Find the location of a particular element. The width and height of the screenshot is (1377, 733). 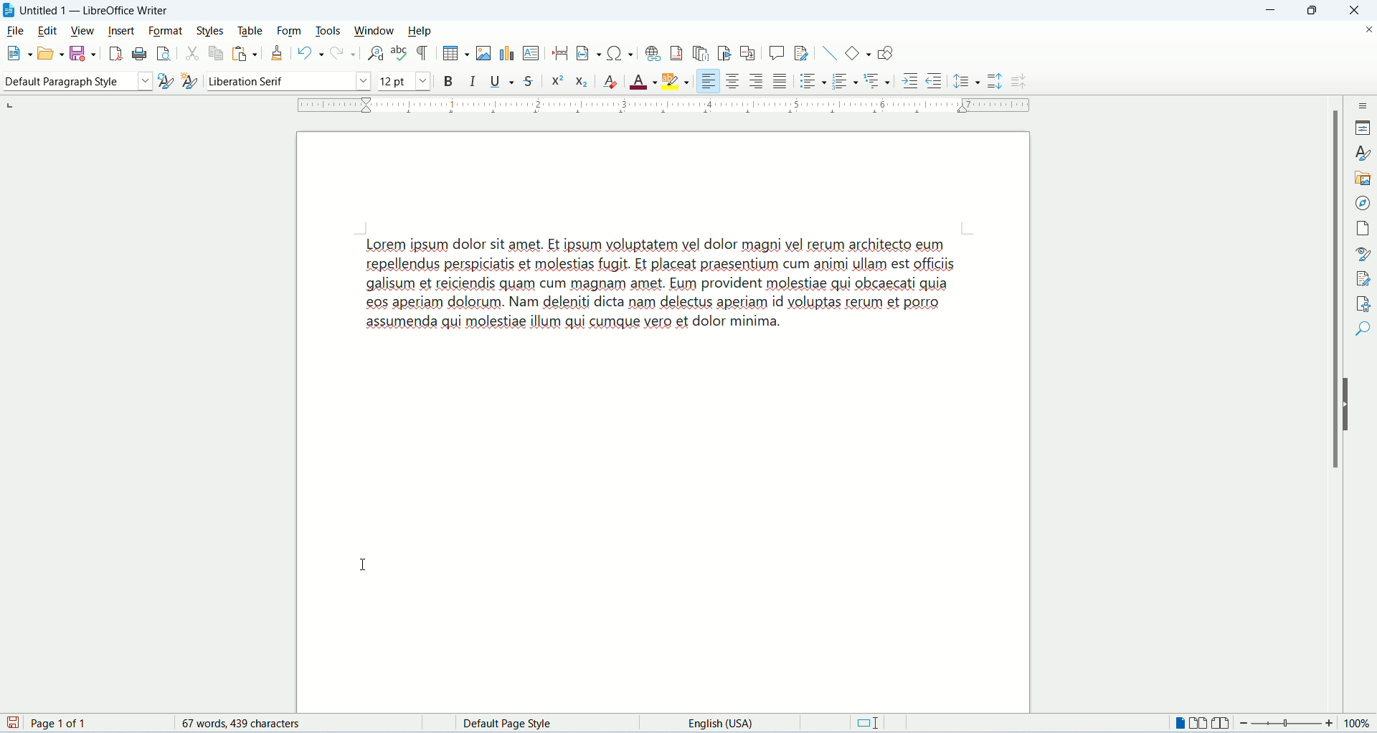

insert endnote is located at coordinates (698, 55).